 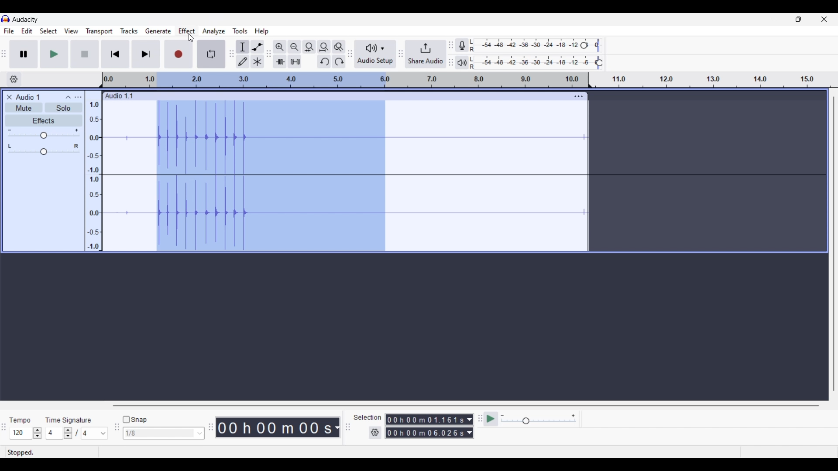 I want to click on Close, so click(x=9, y=97).